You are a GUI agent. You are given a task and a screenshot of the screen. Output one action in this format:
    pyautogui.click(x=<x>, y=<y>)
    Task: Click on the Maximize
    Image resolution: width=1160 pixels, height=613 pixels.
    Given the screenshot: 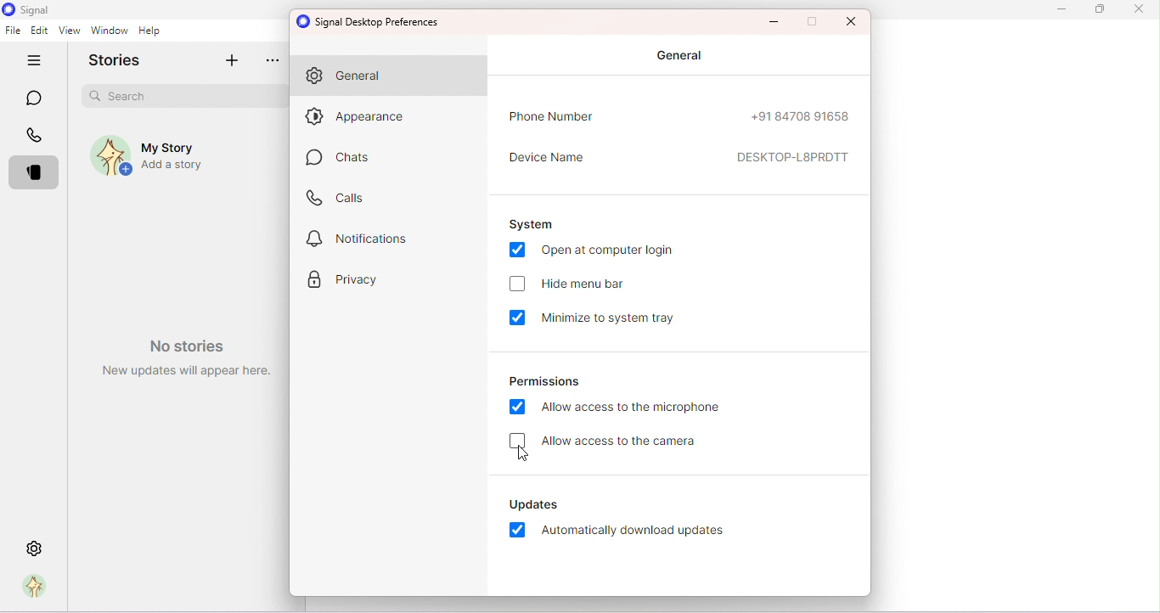 What is the action you would take?
    pyautogui.click(x=814, y=23)
    